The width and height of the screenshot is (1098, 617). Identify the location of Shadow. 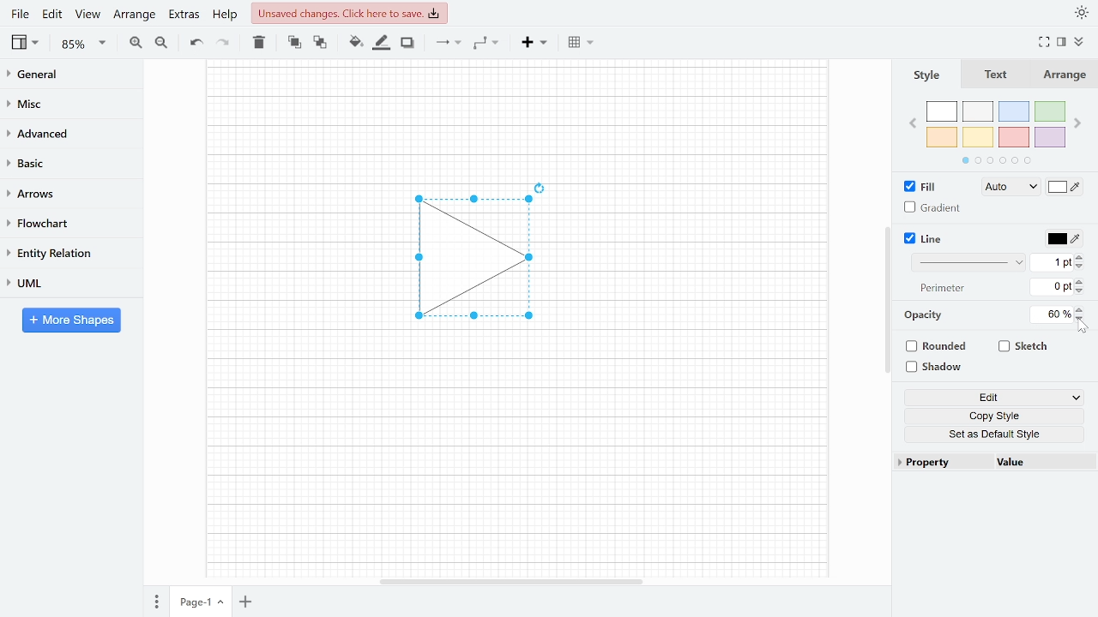
(940, 368).